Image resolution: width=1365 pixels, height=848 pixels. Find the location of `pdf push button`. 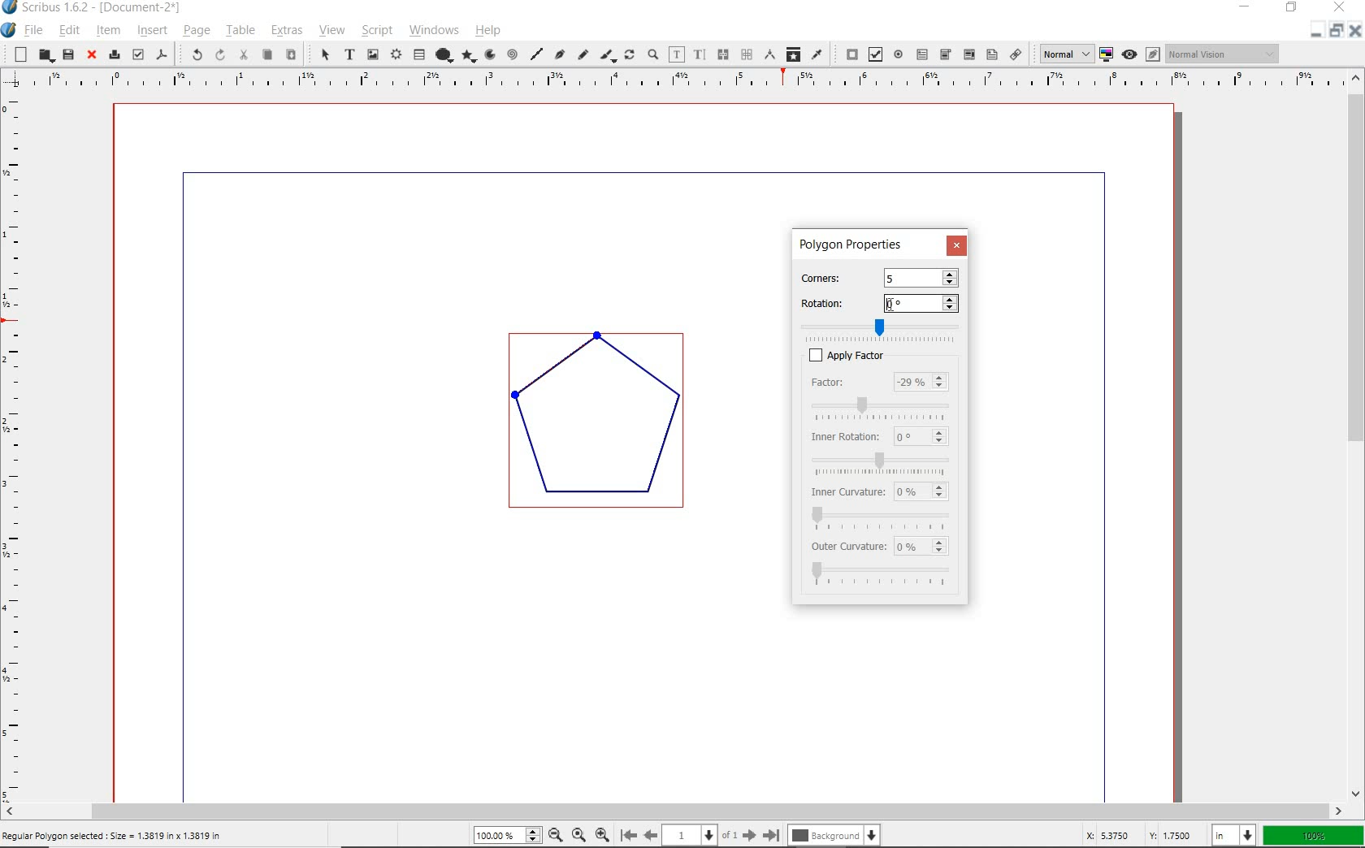

pdf push button is located at coordinates (848, 54).